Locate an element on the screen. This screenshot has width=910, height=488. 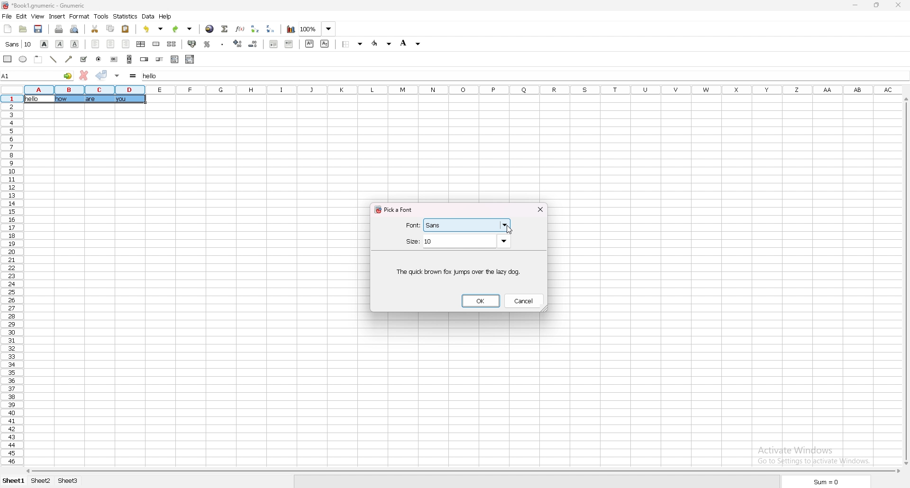
border is located at coordinates (353, 44).